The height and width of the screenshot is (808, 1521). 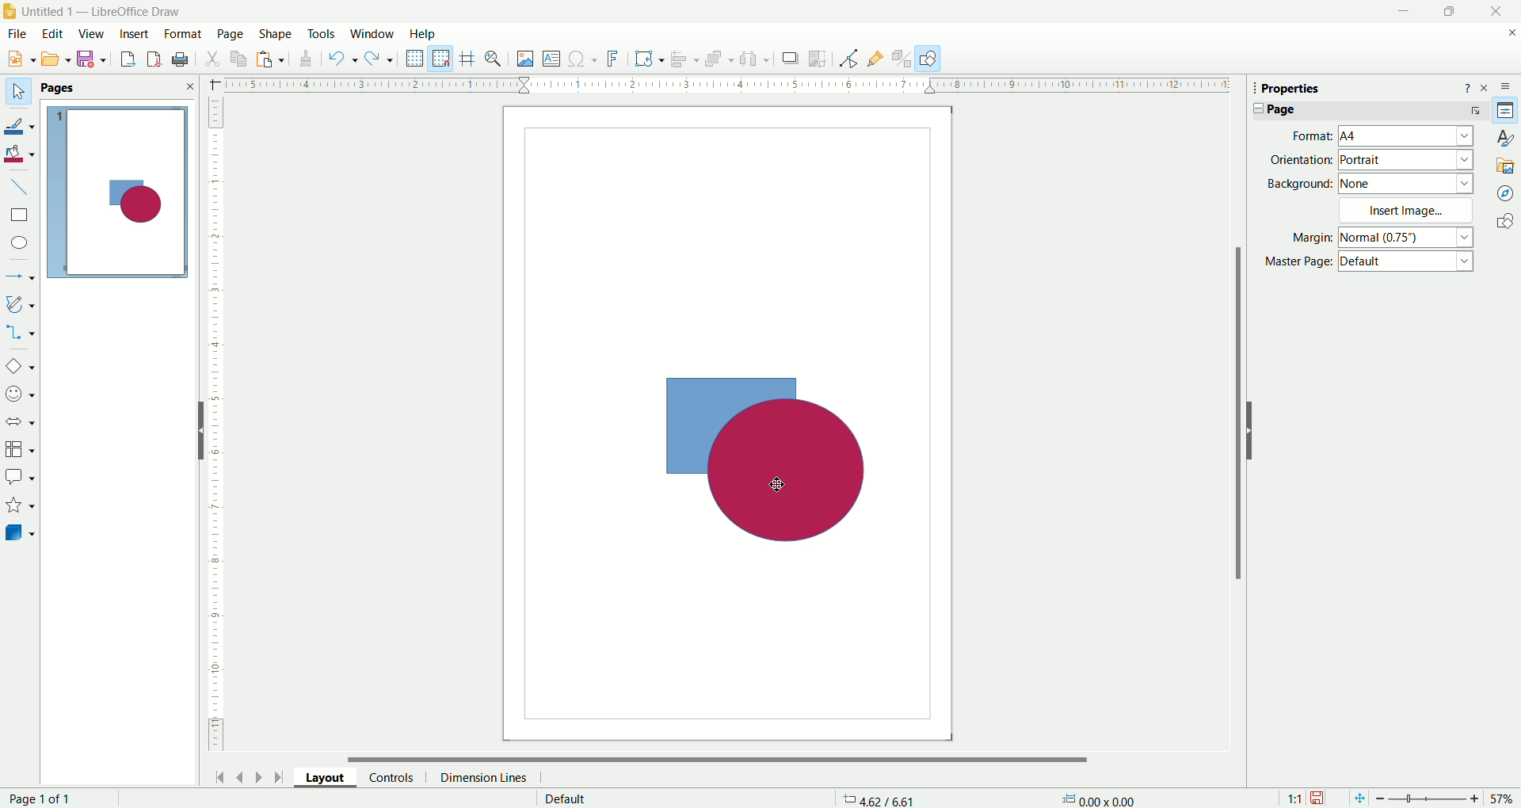 What do you see at coordinates (42, 797) in the screenshot?
I see `page` at bounding box center [42, 797].